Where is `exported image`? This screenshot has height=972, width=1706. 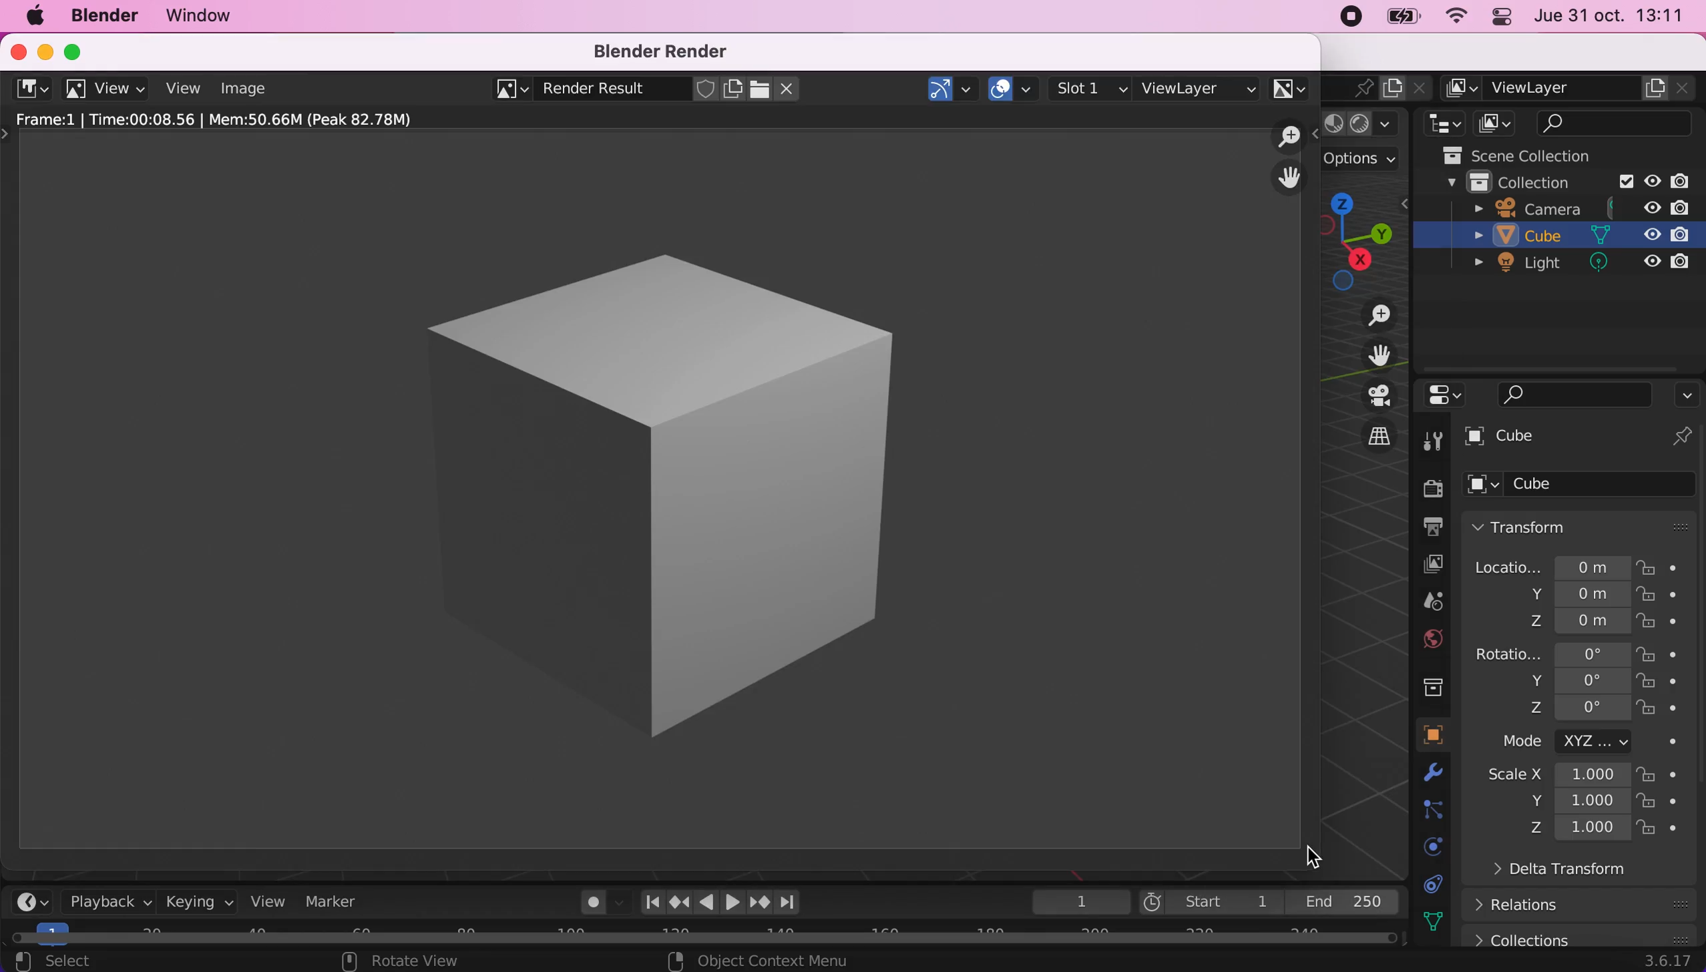
exported image is located at coordinates (642, 487).